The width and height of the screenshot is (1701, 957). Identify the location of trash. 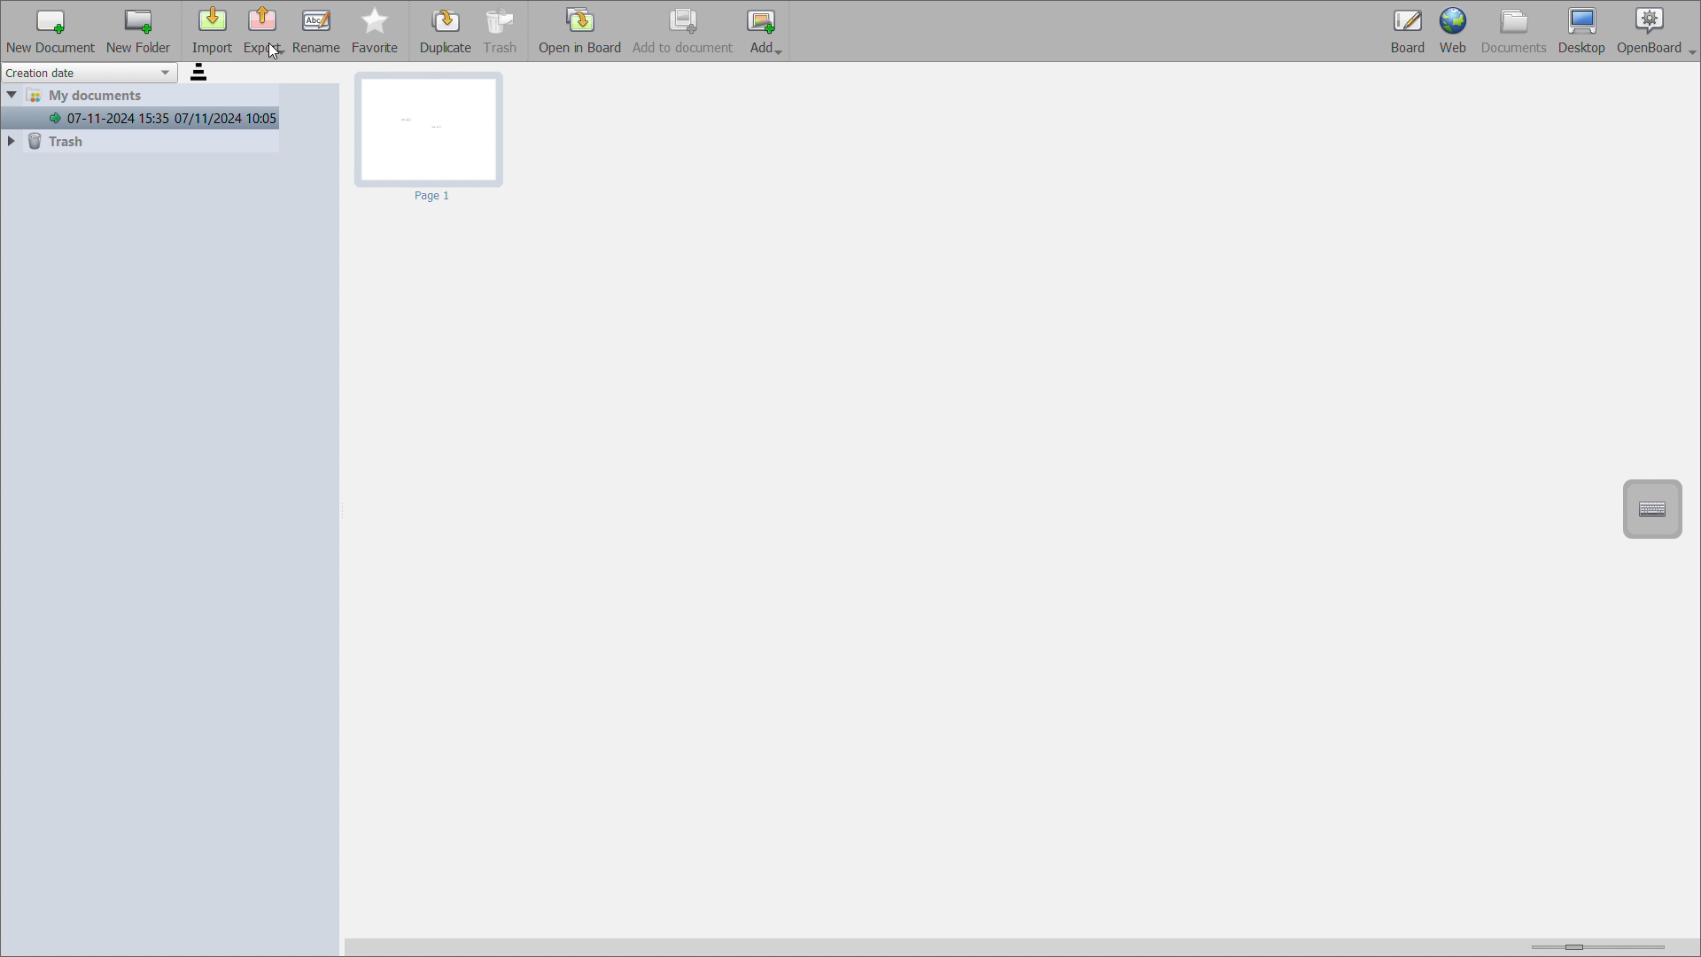
(139, 141).